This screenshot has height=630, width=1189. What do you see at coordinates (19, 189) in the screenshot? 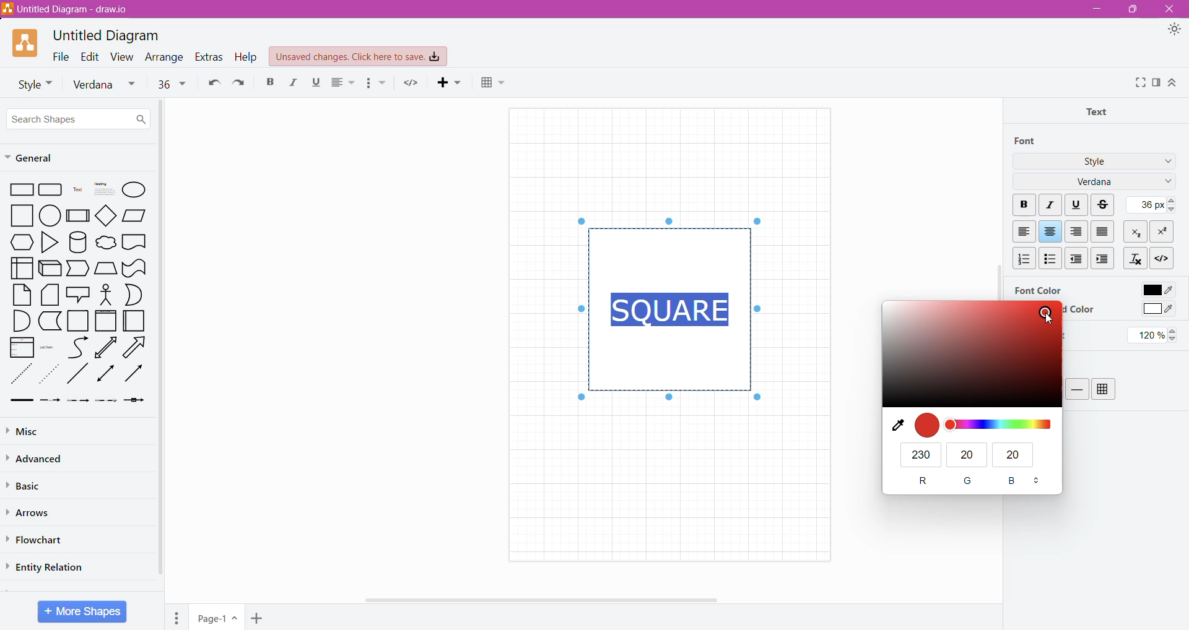
I see `Rectangle` at bounding box center [19, 189].